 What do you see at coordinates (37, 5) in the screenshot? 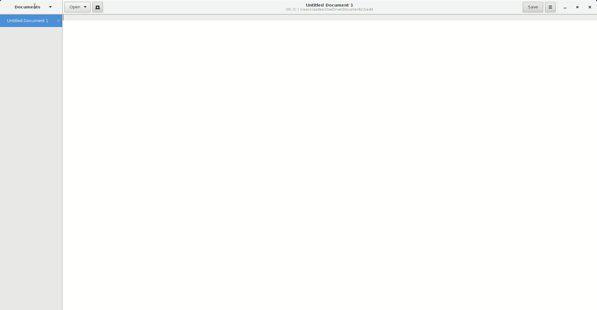
I see `Cursor` at bounding box center [37, 5].